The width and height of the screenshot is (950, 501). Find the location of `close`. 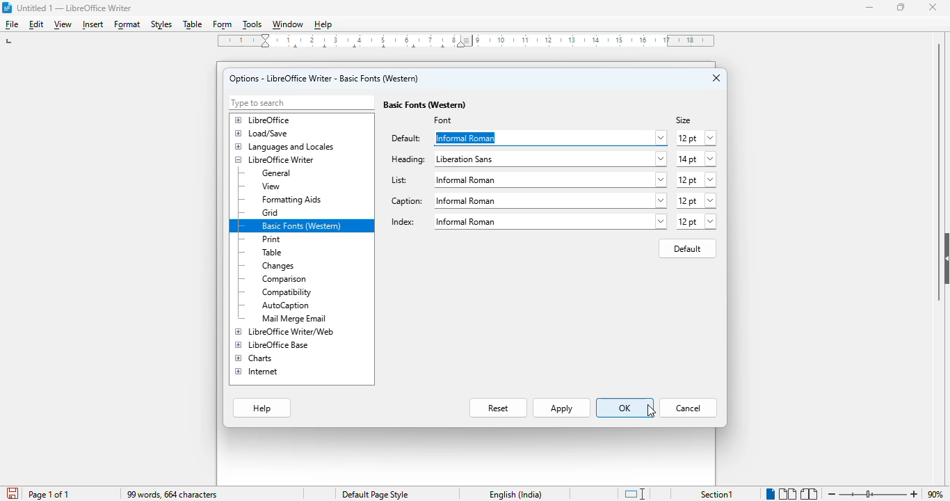

close is located at coordinates (716, 79).